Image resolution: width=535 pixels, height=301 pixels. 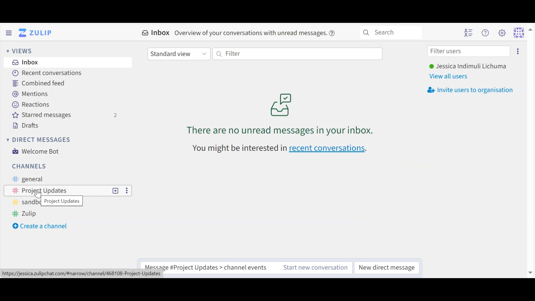 I want to click on Direct Messages, so click(x=40, y=140).